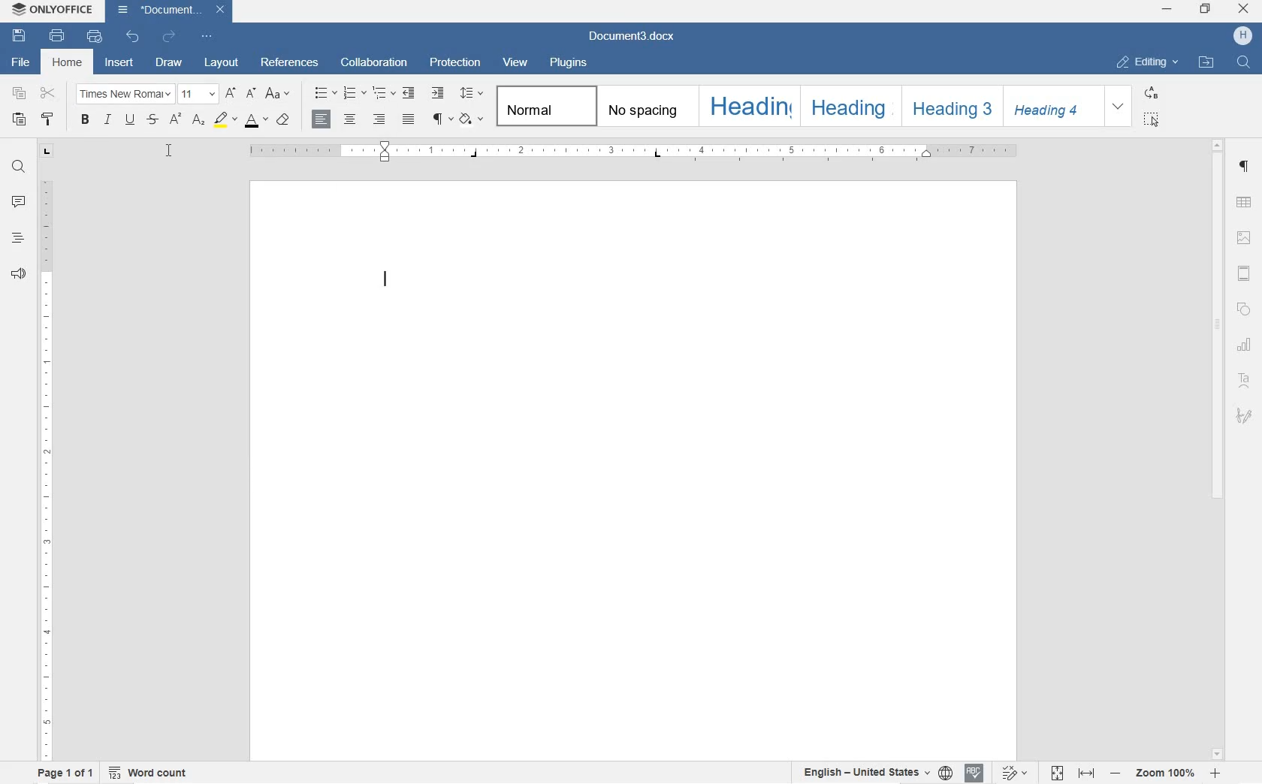 This screenshot has width=1262, height=784. What do you see at coordinates (379, 119) in the screenshot?
I see `ALIGN RIGHT` at bounding box center [379, 119].